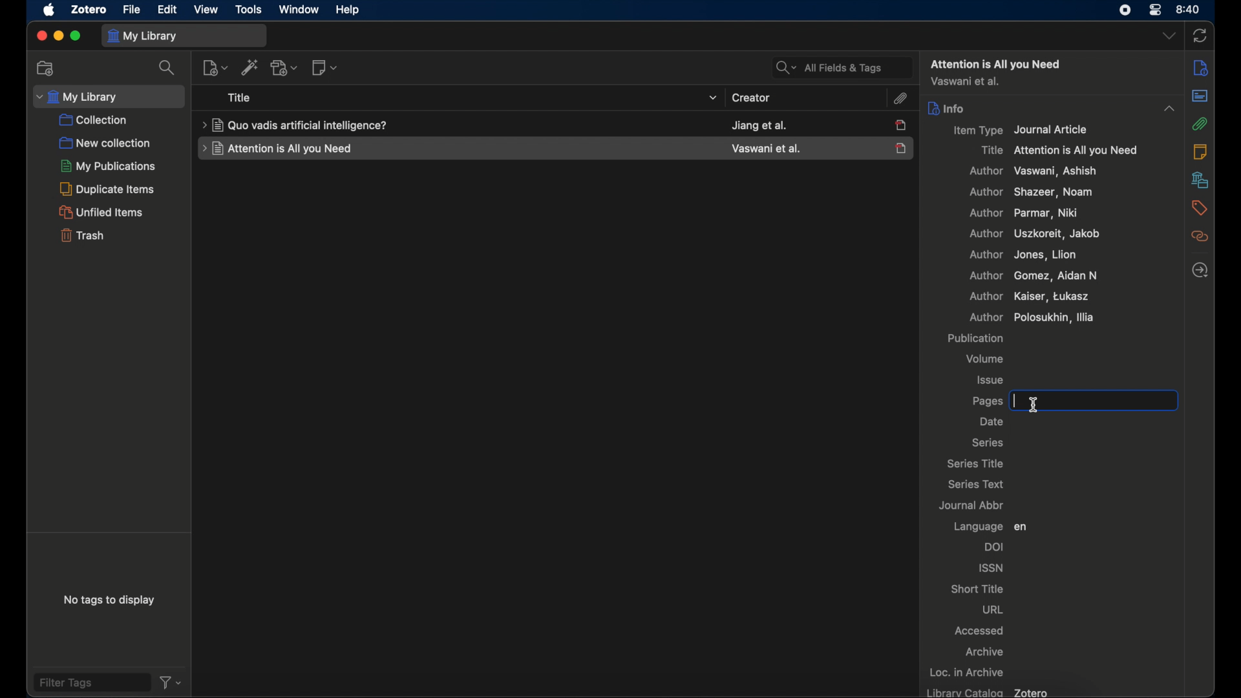  I want to click on dropdown menu, so click(1168, 37).